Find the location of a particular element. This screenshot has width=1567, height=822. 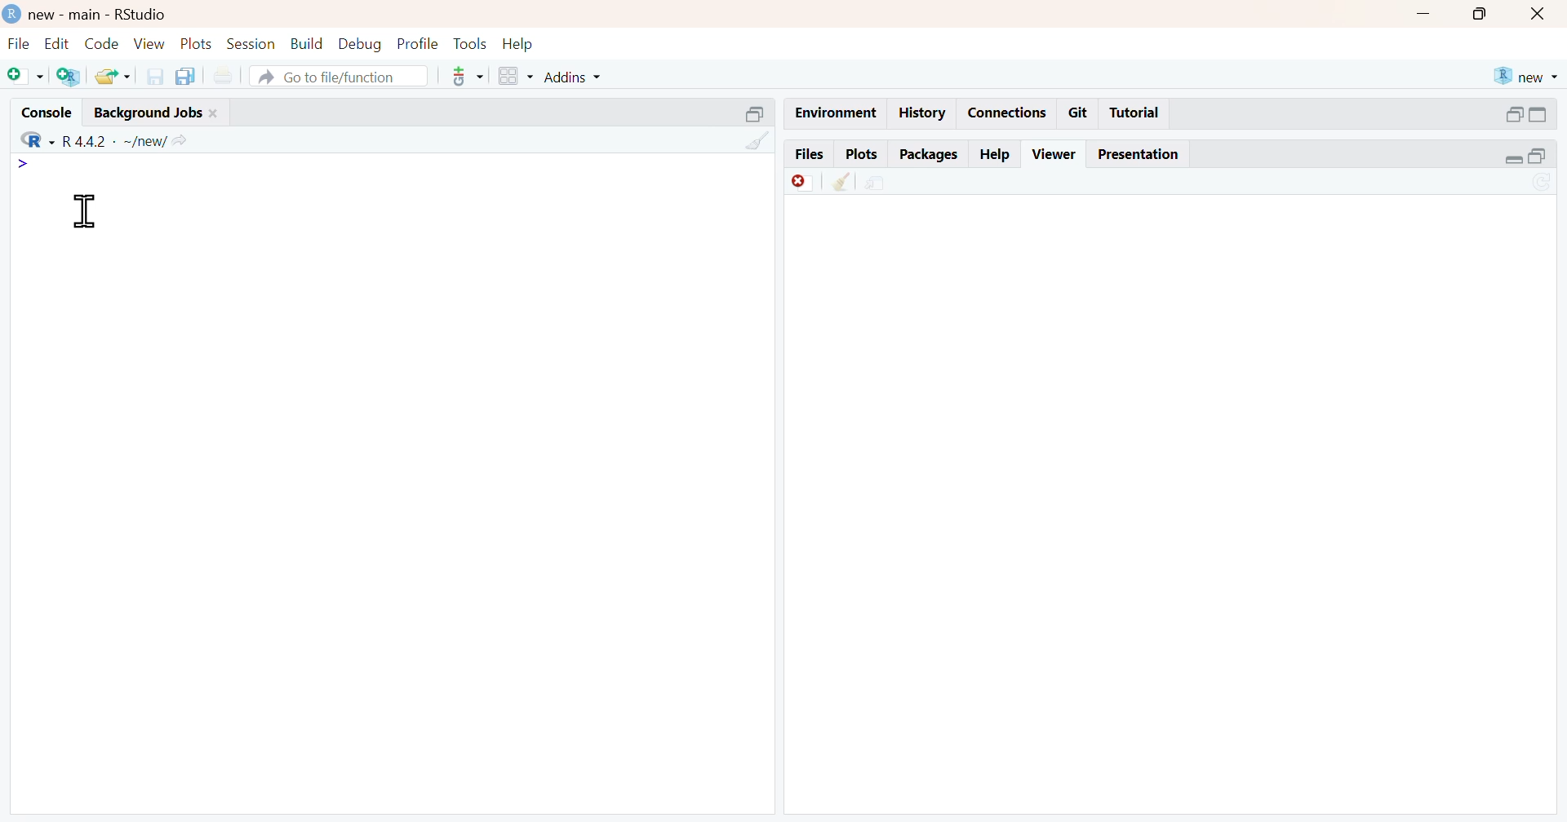

refresh current plot is located at coordinates (1544, 183).